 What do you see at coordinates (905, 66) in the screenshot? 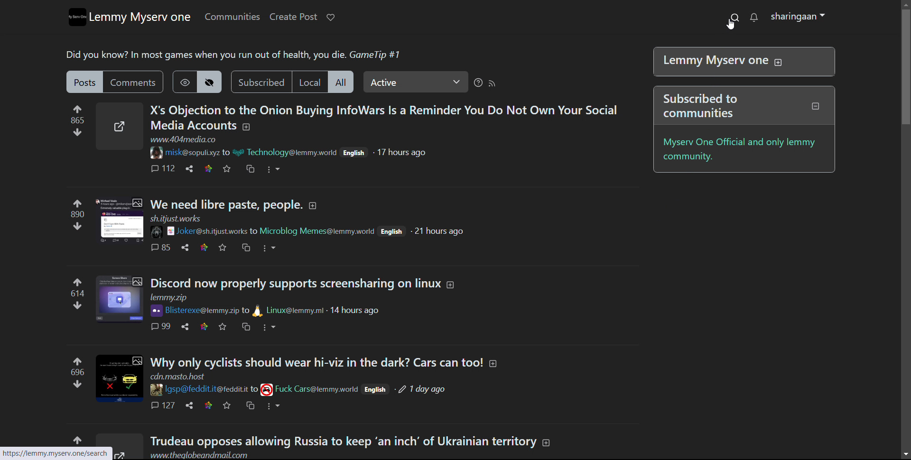
I see `scrollbar` at bounding box center [905, 66].